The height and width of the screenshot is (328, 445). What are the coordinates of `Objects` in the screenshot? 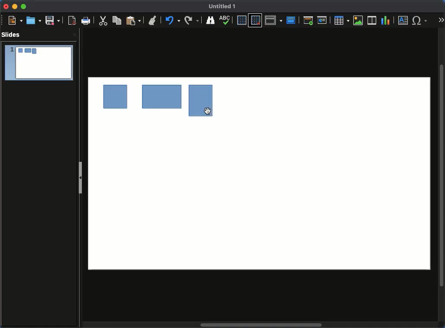 It's located at (152, 102).